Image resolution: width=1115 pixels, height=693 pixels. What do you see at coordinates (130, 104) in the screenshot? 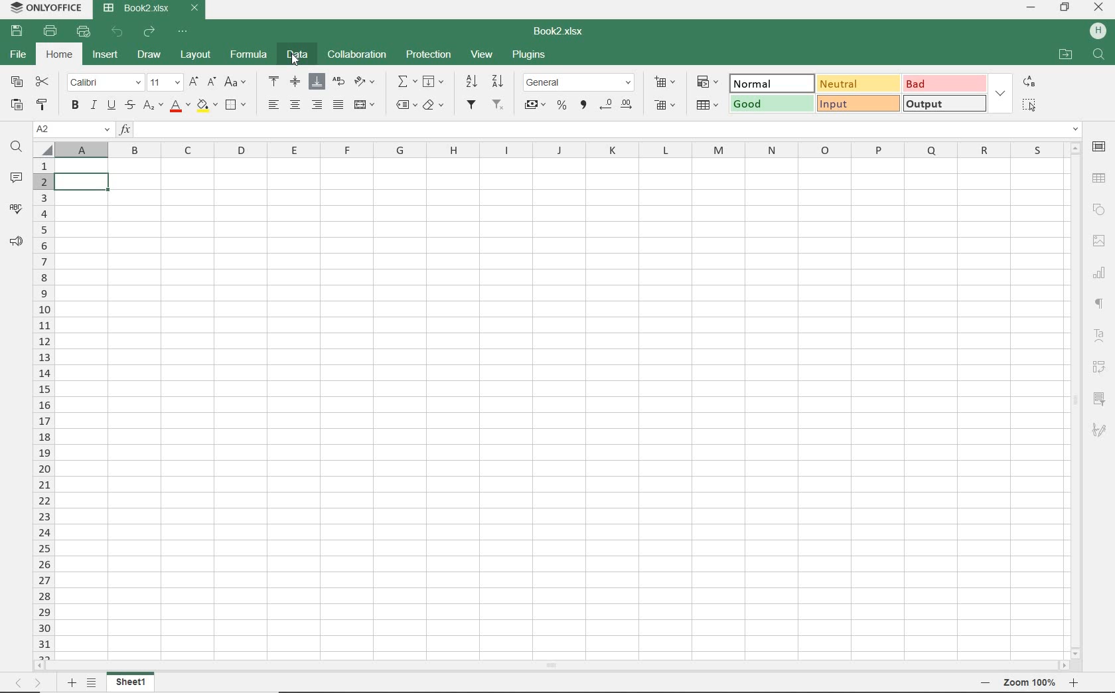
I see `STRIKETHROUGH` at bounding box center [130, 104].